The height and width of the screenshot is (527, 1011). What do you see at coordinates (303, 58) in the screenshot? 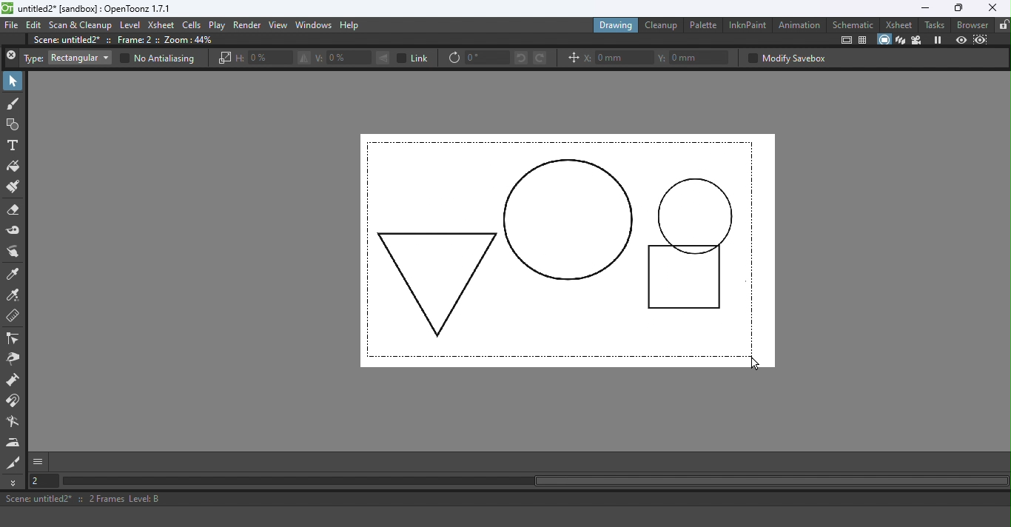
I see `Flip selection horizontally` at bounding box center [303, 58].